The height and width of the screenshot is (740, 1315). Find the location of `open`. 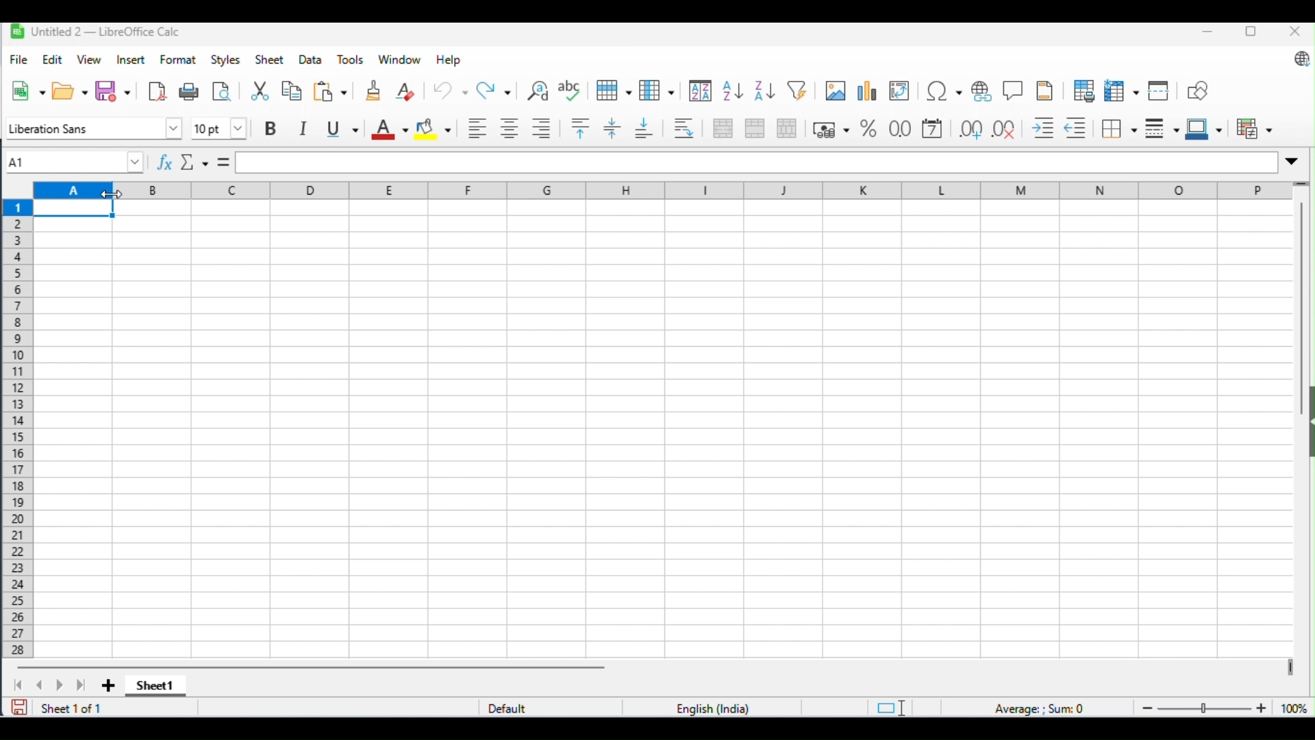

open is located at coordinates (71, 90).